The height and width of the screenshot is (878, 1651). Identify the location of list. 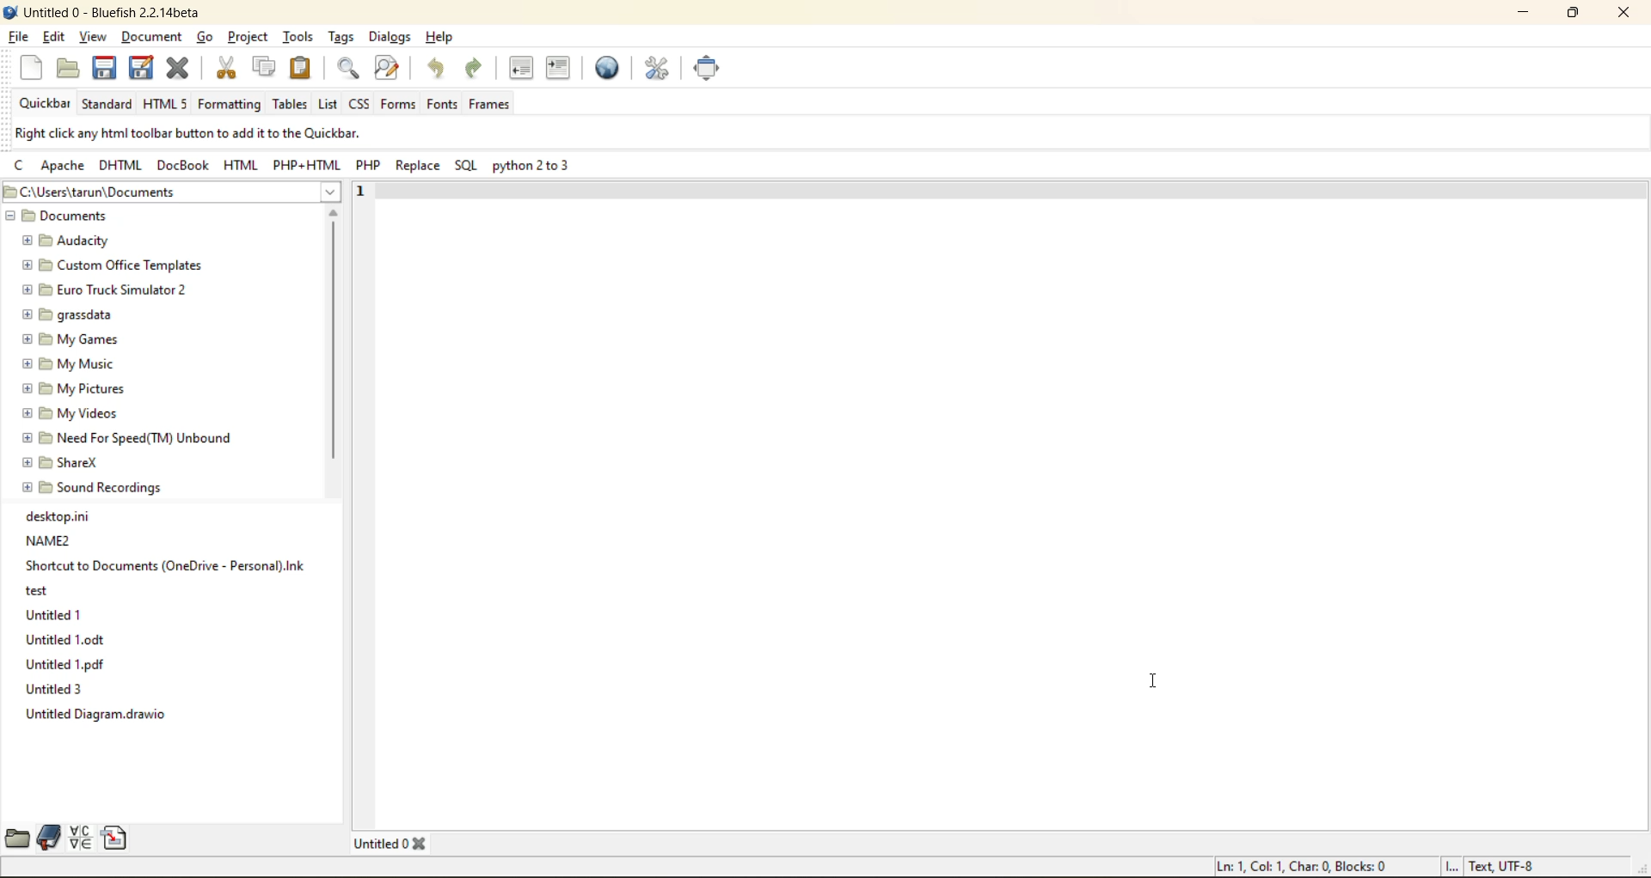
(328, 105).